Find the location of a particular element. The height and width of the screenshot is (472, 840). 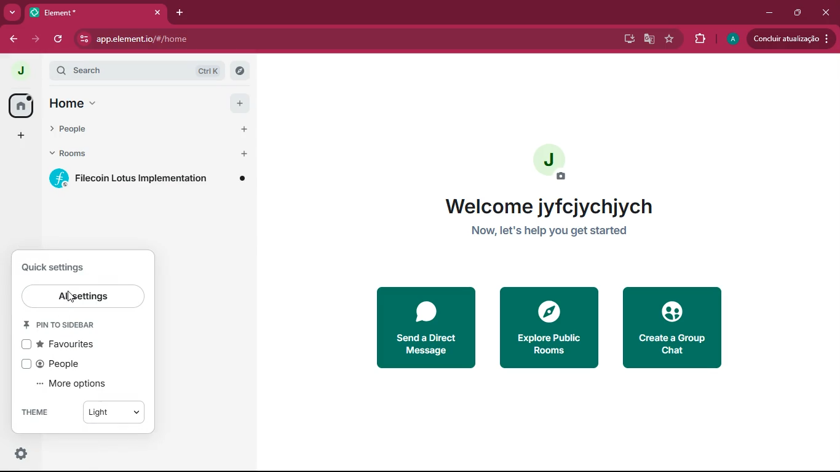

now let's help you get started is located at coordinates (550, 231).